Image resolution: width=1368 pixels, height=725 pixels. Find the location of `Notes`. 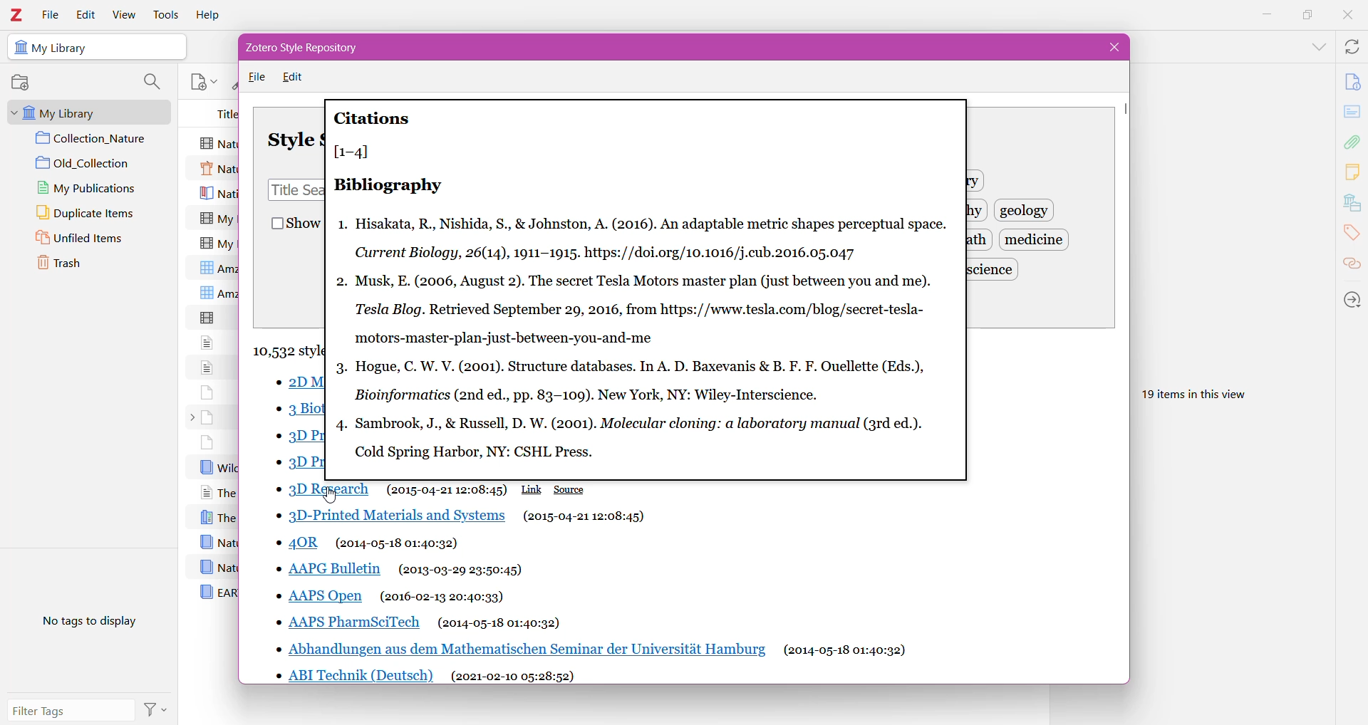

Notes is located at coordinates (1354, 173).